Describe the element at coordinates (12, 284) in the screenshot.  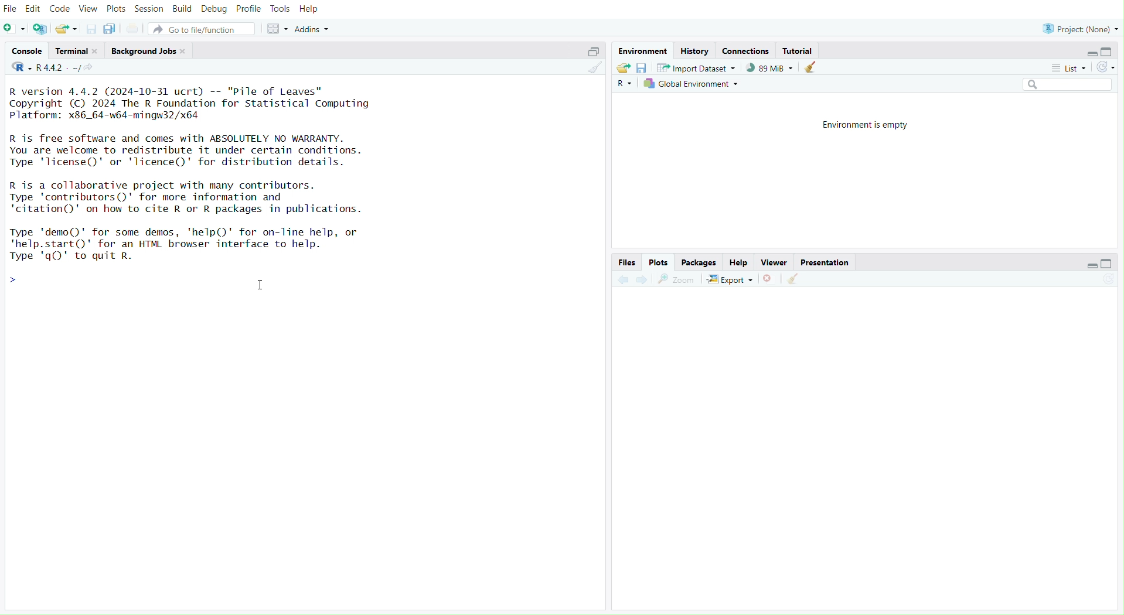
I see `Prompt cursor` at that location.